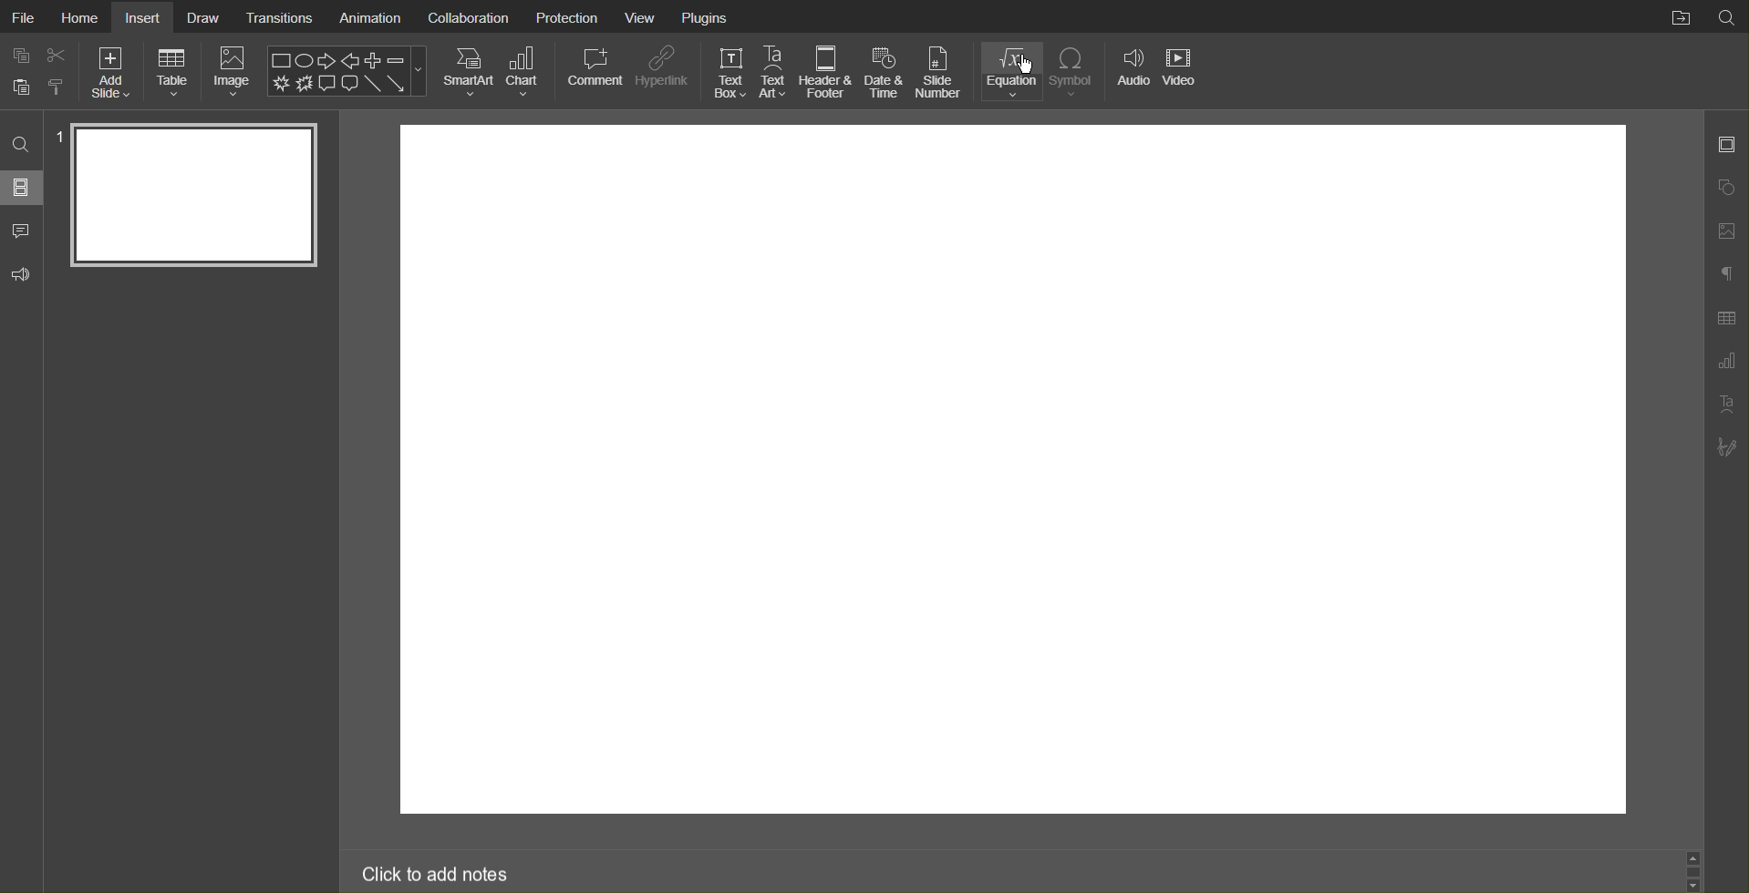 Image resolution: width=1749 pixels, height=893 pixels. Describe the element at coordinates (886, 70) in the screenshot. I see `Date & Time` at that location.